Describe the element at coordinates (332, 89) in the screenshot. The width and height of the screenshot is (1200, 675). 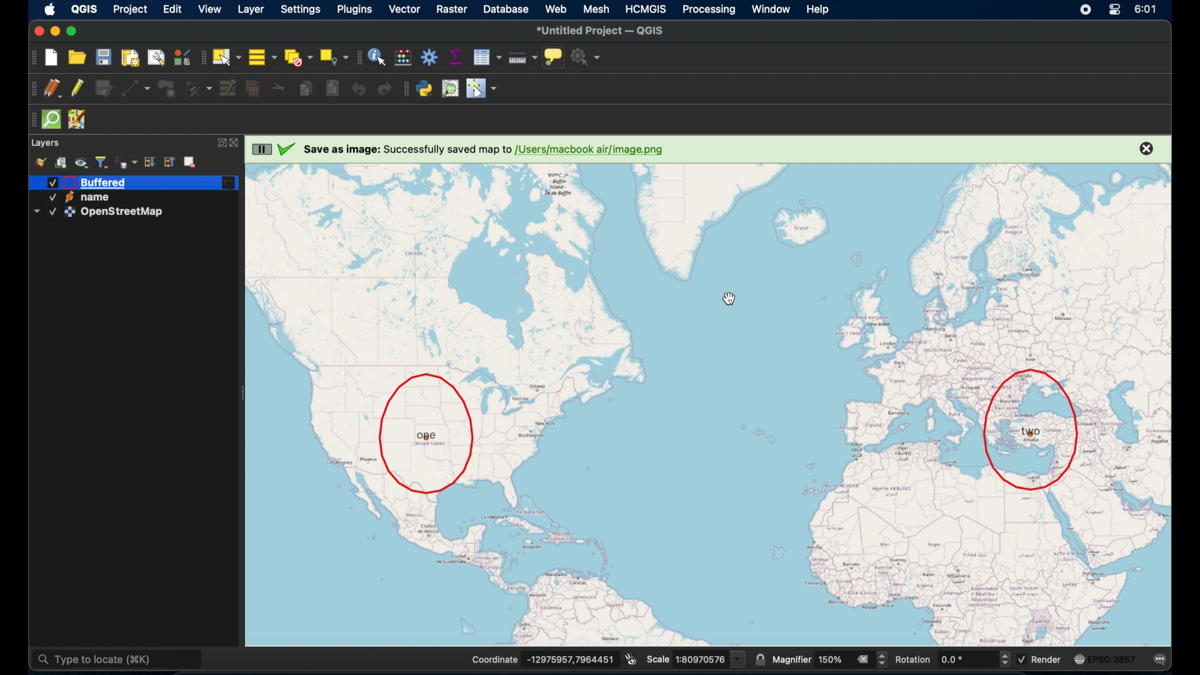
I see `paste features` at that location.